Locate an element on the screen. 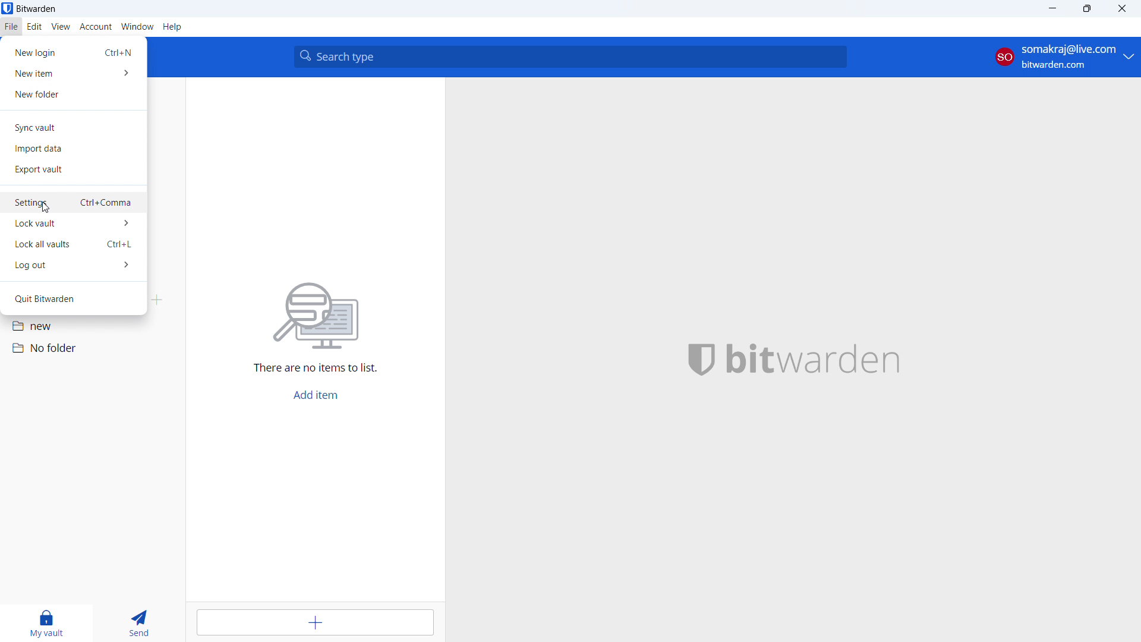  window is located at coordinates (138, 27).